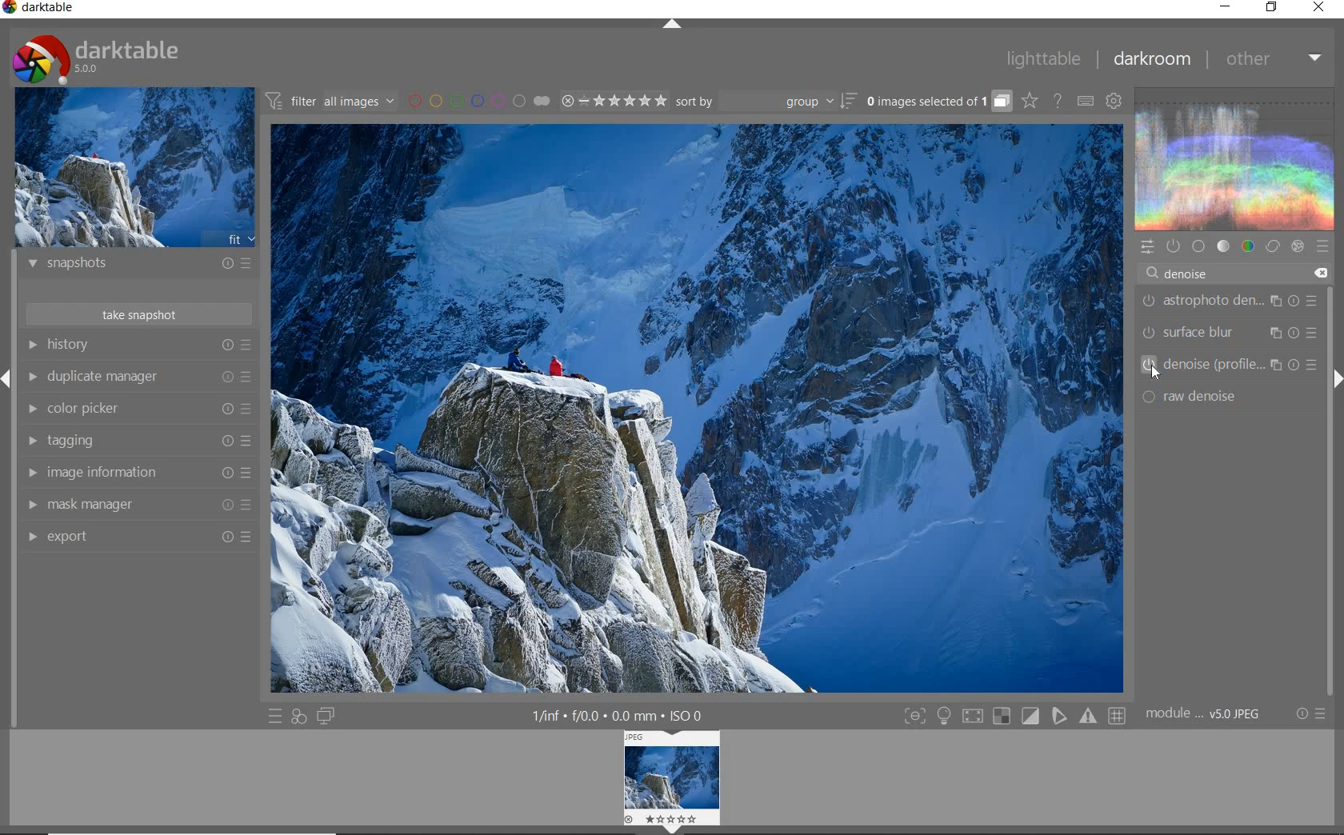 The image size is (1344, 835). I want to click on take snapshot, so click(142, 314).